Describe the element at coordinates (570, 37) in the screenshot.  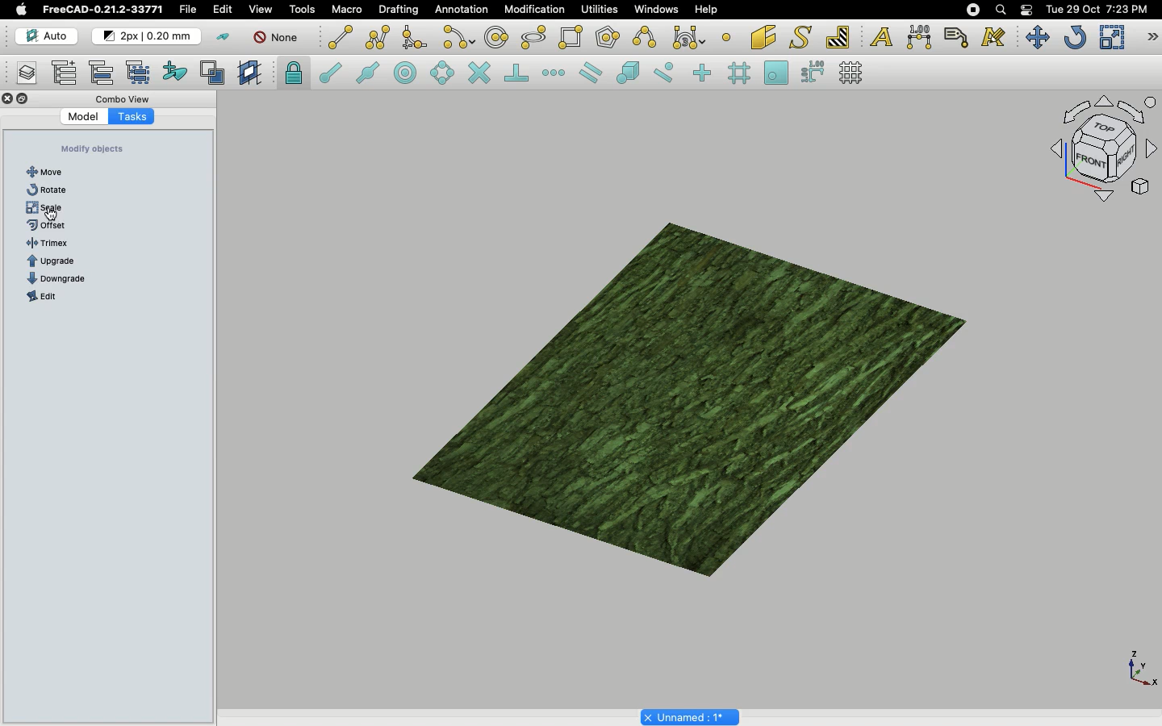
I see `Rectangle` at that location.